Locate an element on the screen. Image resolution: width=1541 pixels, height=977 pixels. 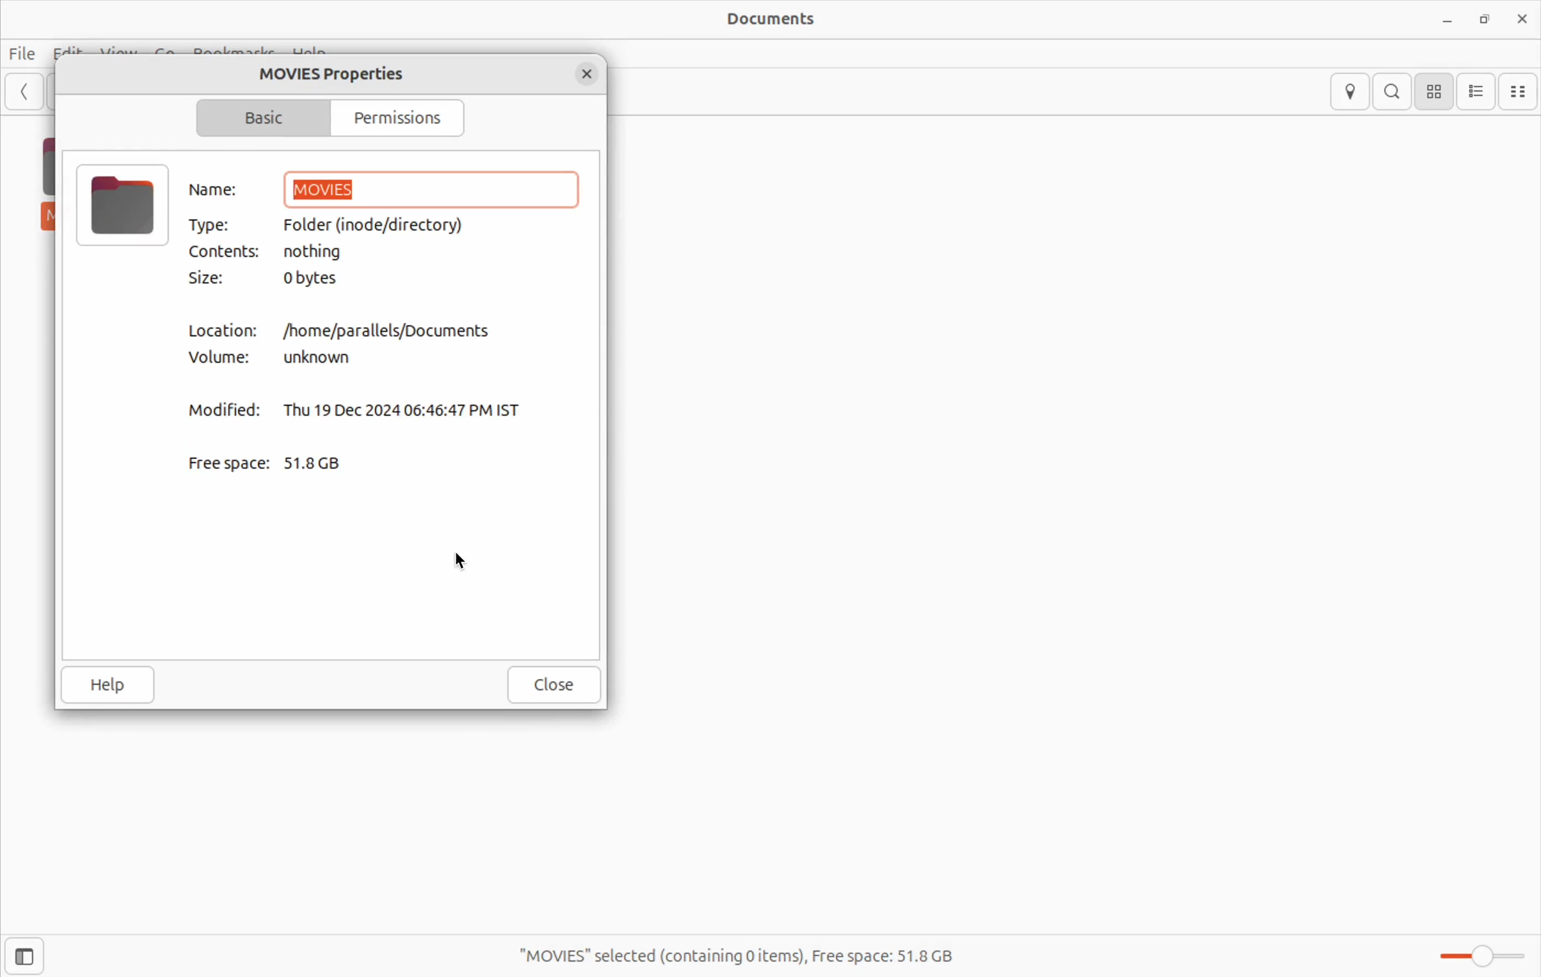
icon view is located at coordinates (1437, 92).